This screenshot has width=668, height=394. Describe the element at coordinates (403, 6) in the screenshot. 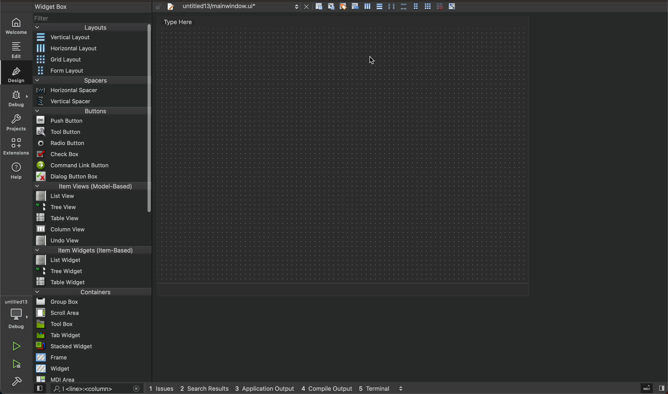

I see `` at that location.